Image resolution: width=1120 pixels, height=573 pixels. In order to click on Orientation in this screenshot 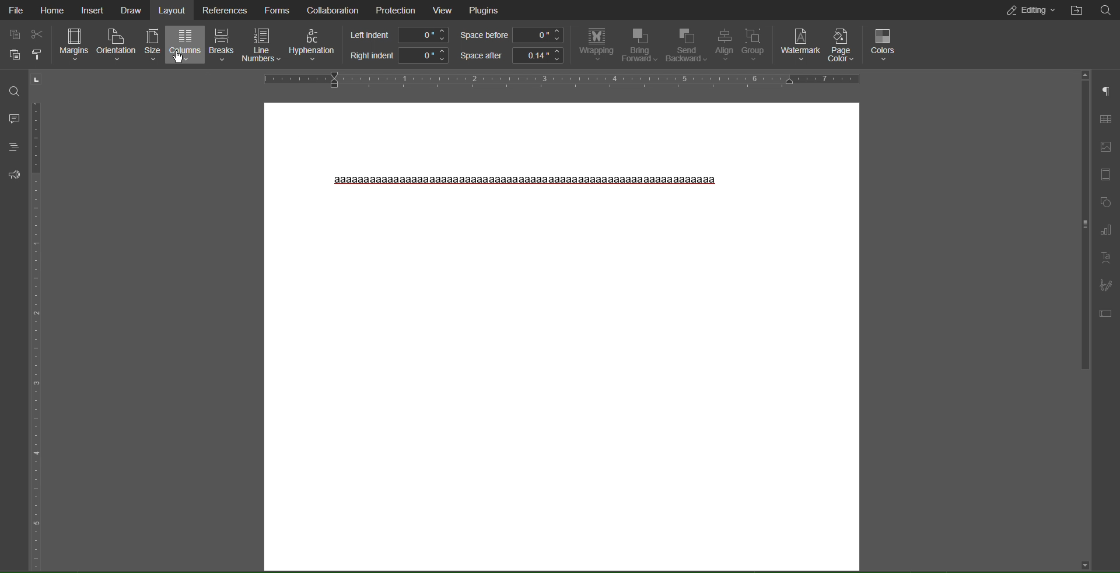, I will do `click(117, 46)`.